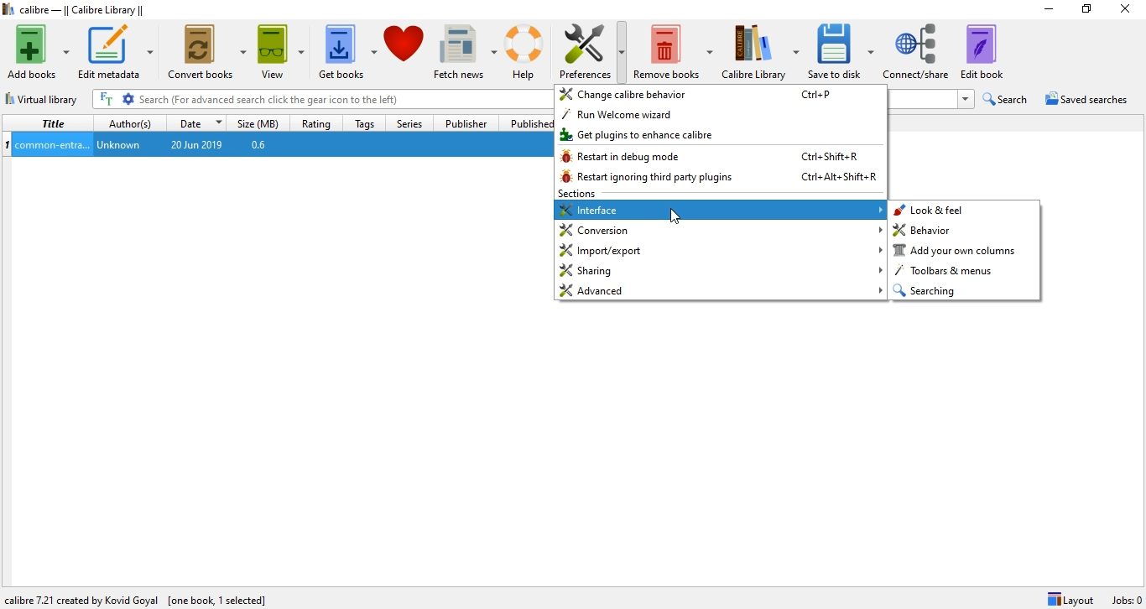 Image resolution: width=1146 pixels, height=609 pixels. I want to click on cursor, so click(674, 218).